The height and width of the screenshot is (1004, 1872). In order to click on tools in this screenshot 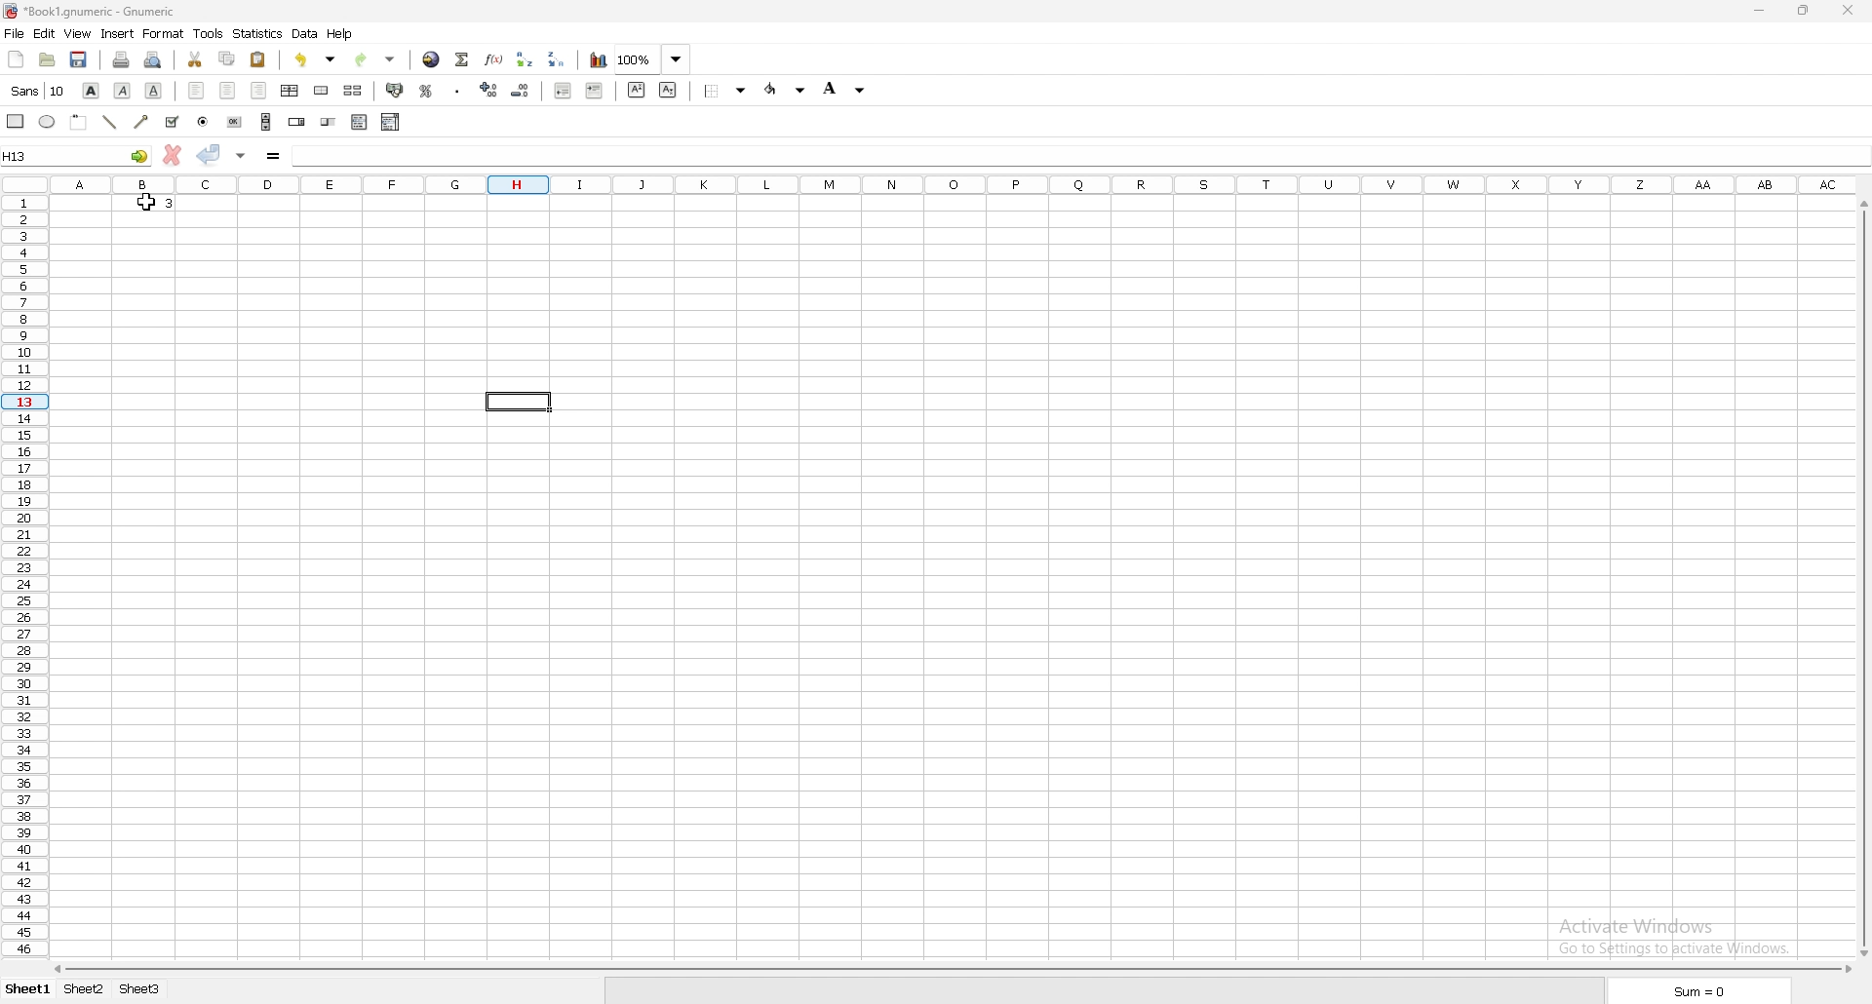, I will do `click(209, 33)`.